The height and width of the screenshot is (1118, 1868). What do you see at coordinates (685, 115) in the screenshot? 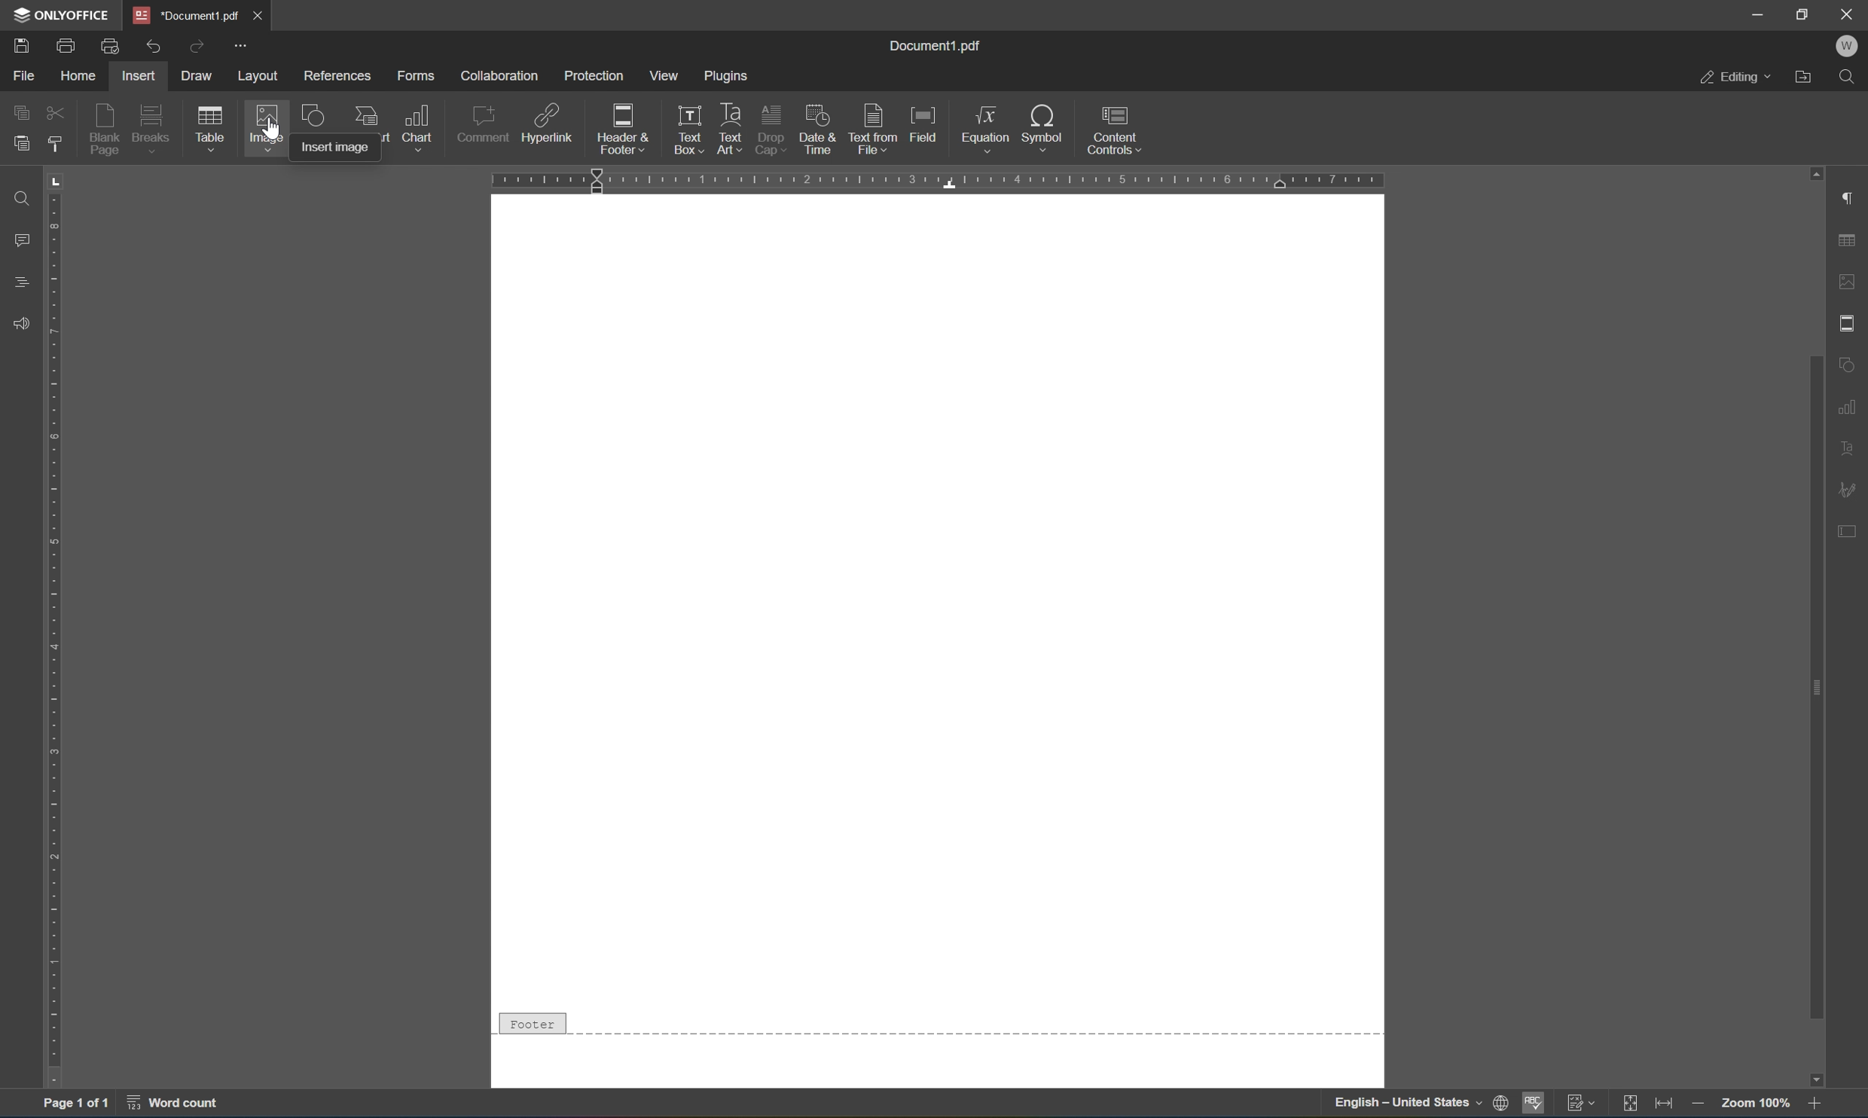
I see `text box` at bounding box center [685, 115].